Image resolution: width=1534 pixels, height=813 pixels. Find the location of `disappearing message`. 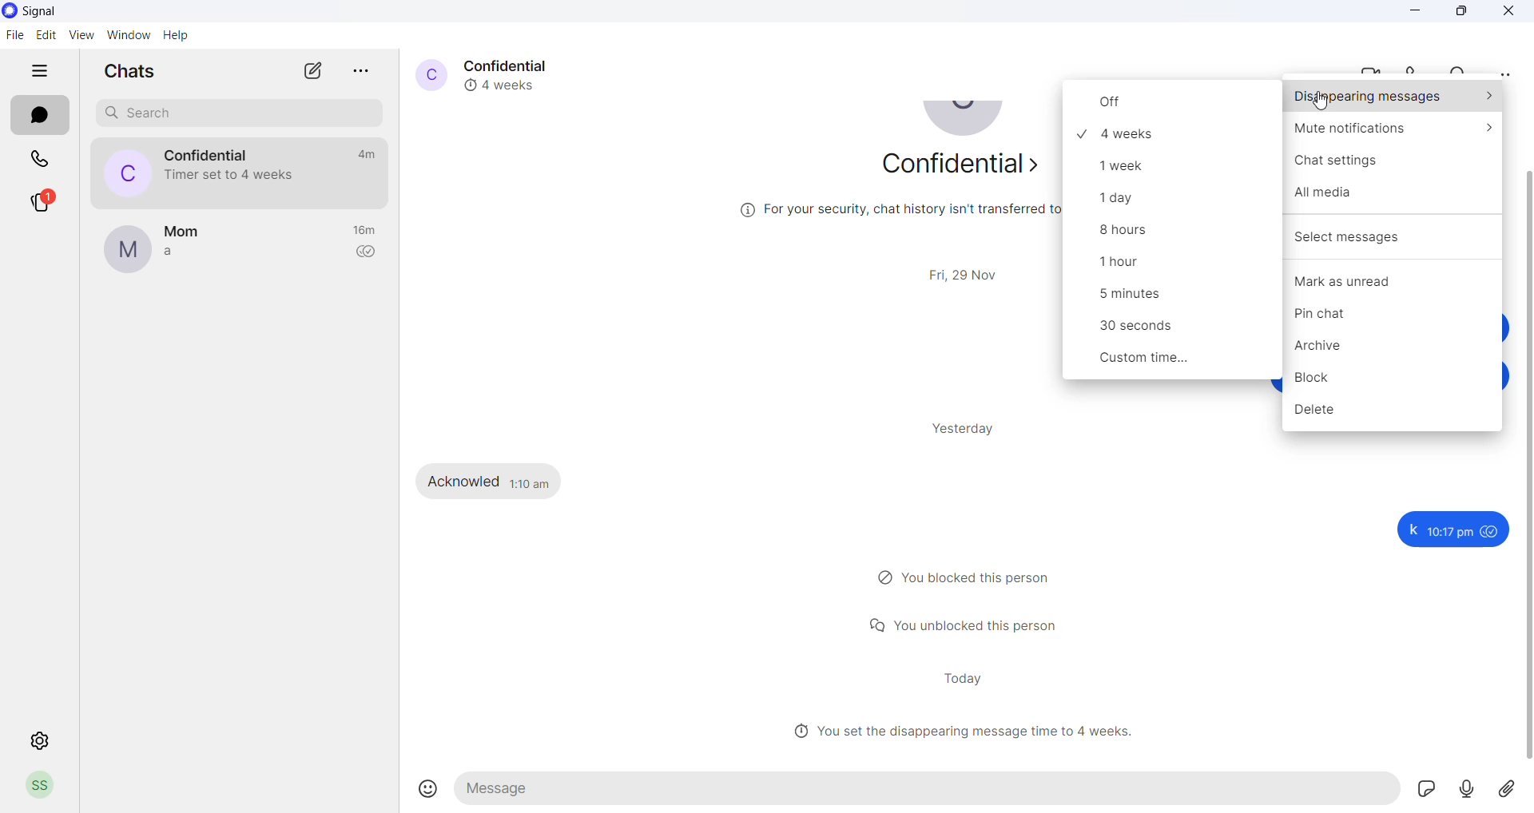

disappearing message is located at coordinates (507, 84).